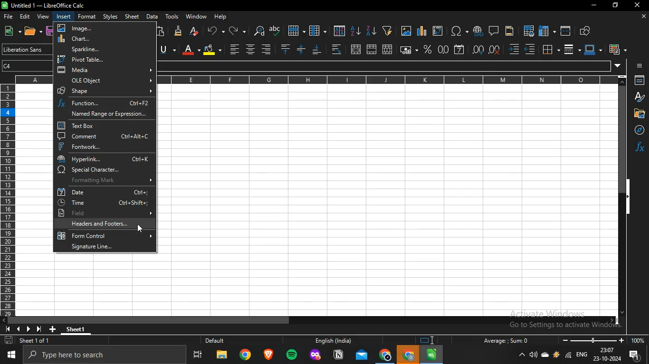 The width and height of the screenshot is (649, 364). What do you see at coordinates (101, 126) in the screenshot?
I see `text box` at bounding box center [101, 126].